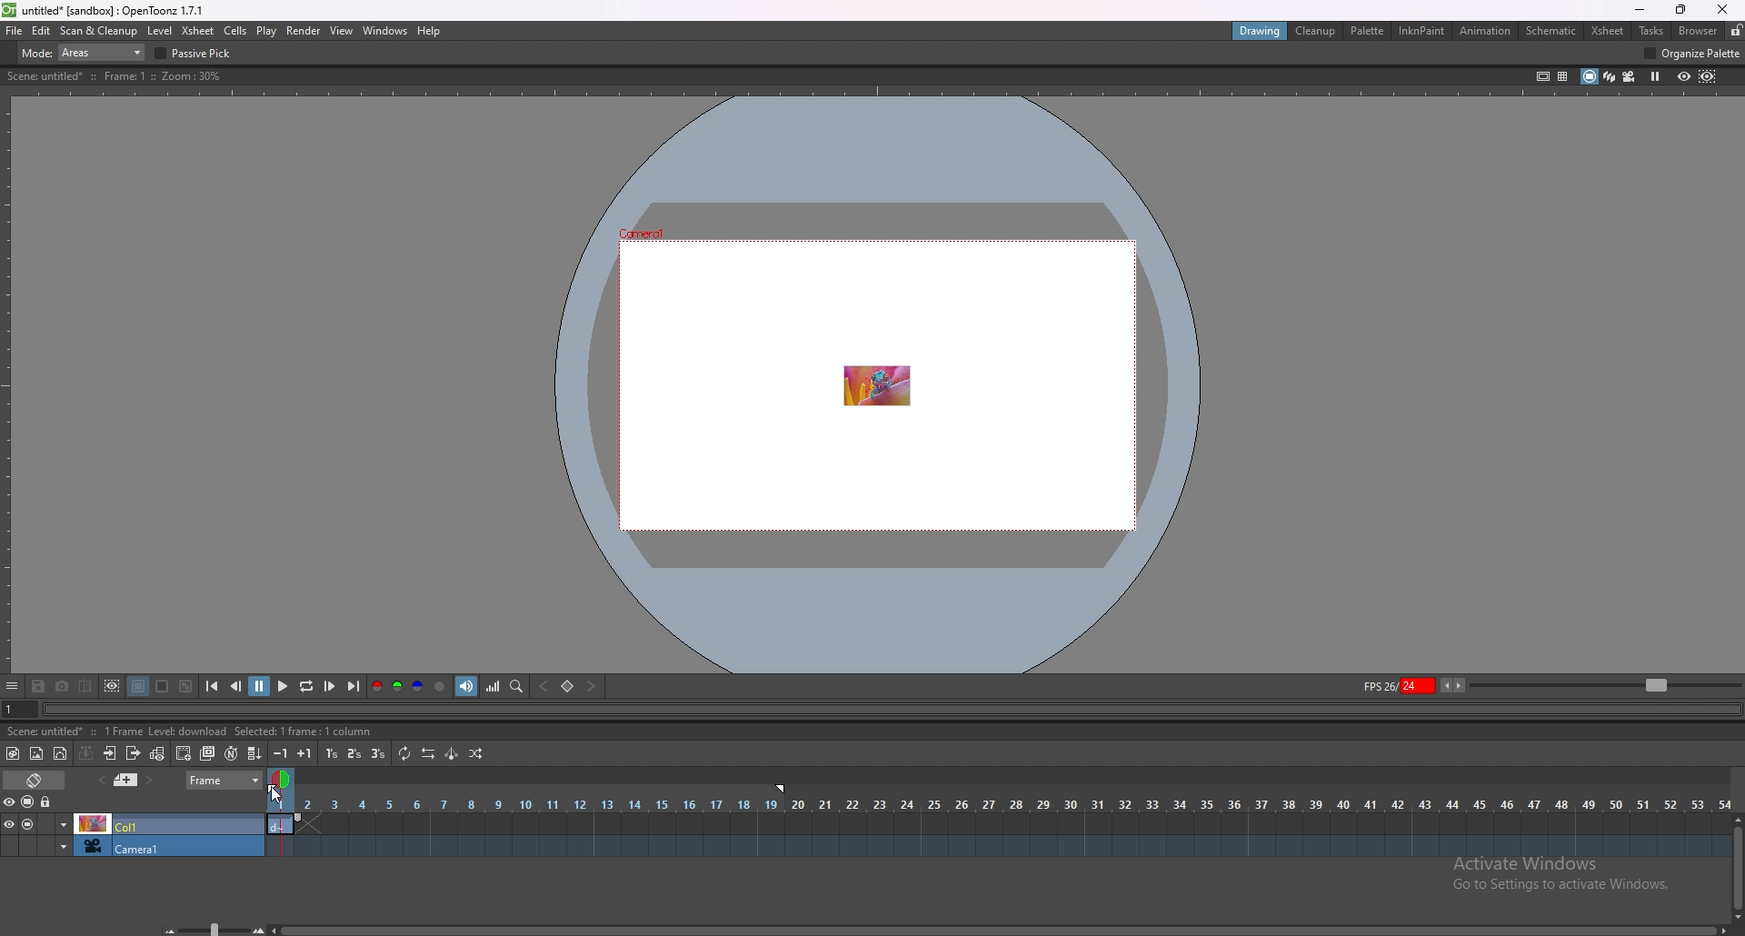 Image resolution: width=1745 pixels, height=936 pixels. Describe the element at coordinates (279, 776) in the screenshot. I see `time selection` at that location.